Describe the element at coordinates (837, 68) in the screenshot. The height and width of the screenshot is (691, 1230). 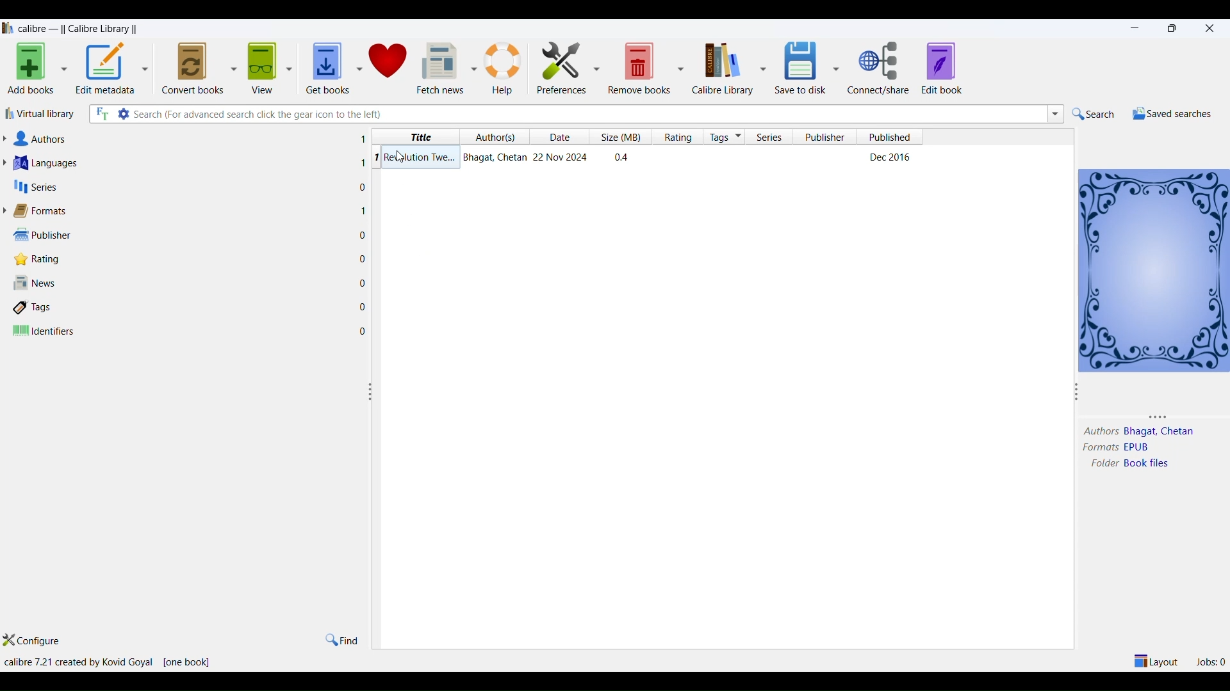
I see `save to disc options dropdown button` at that location.